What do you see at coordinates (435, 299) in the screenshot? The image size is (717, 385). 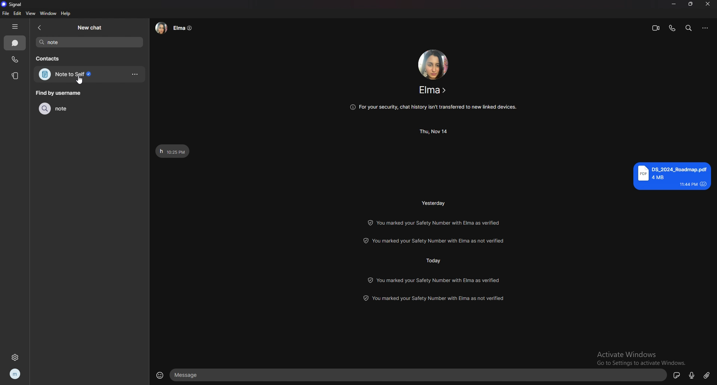 I see `update` at bounding box center [435, 299].